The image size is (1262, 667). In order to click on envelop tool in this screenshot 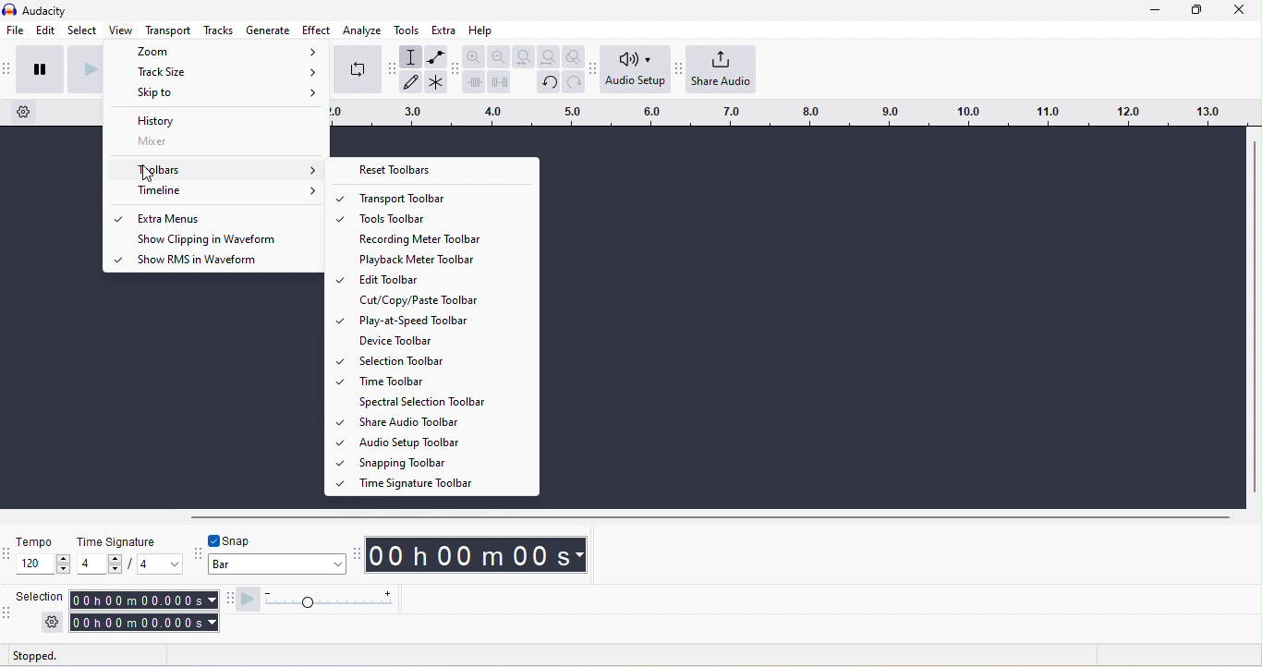, I will do `click(437, 56)`.